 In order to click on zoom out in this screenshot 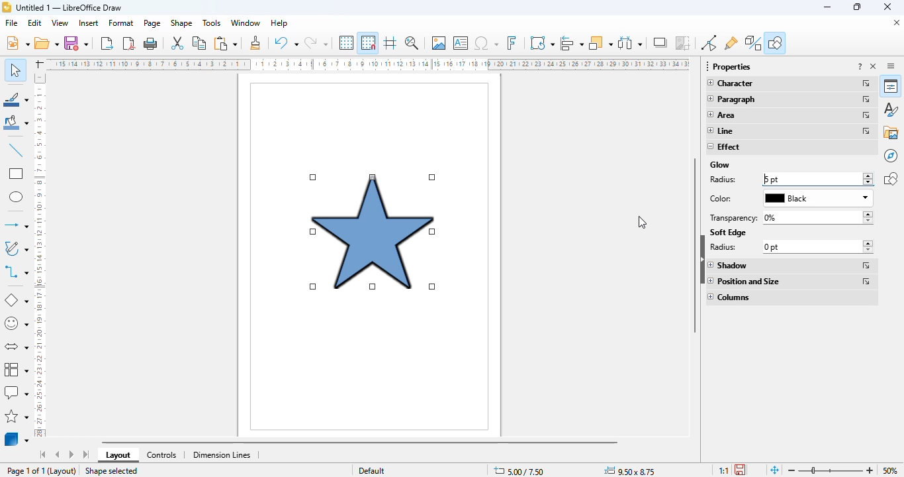, I will do `click(870, 470)`.